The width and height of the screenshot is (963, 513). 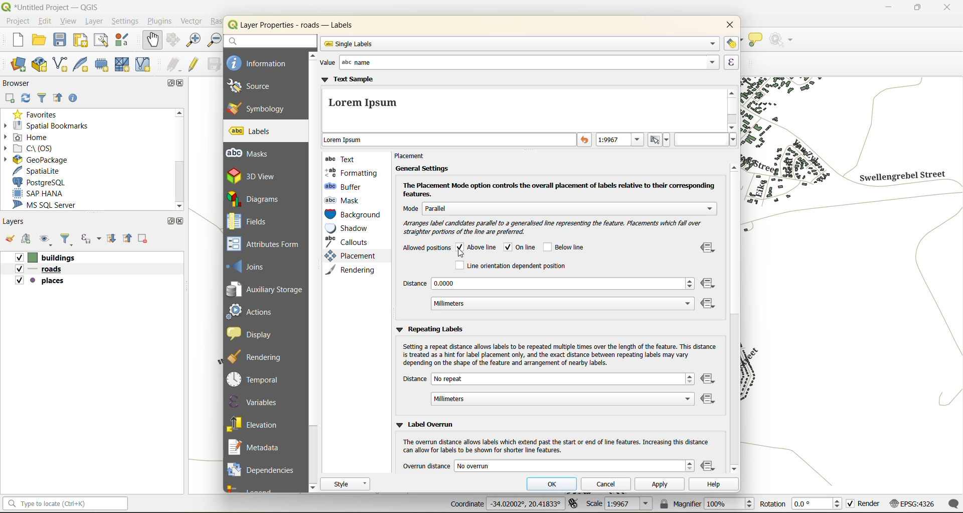 I want to click on mask, so click(x=345, y=200).